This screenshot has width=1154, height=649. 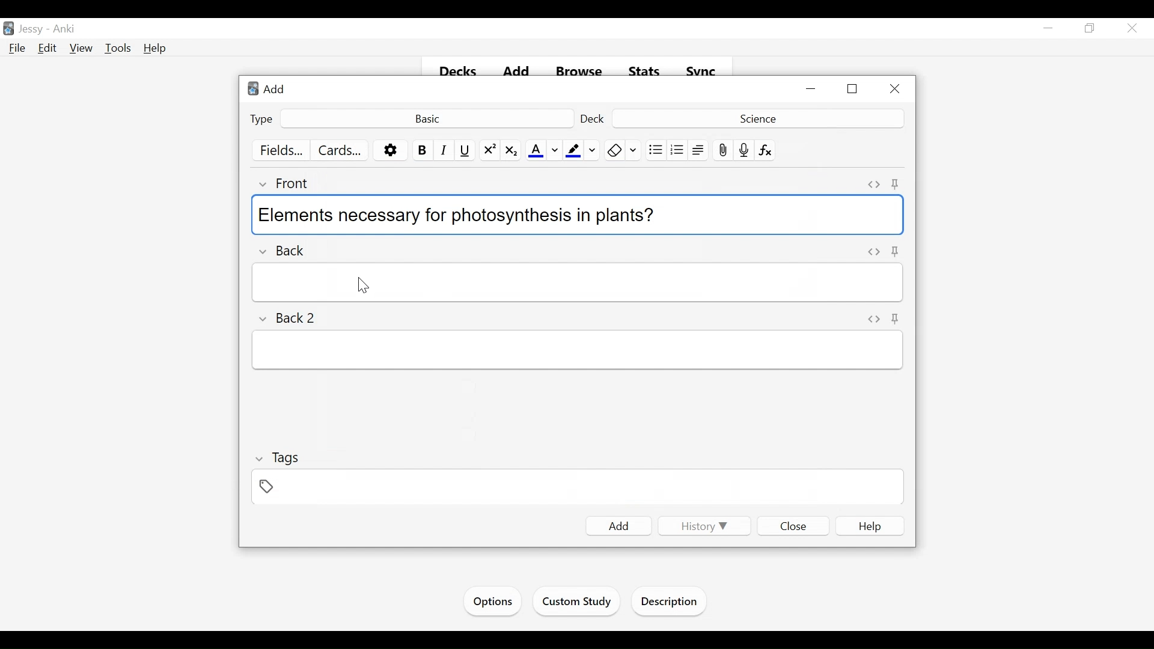 What do you see at coordinates (8, 29) in the screenshot?
I see `Anki Desktop Icon` at bounding box center [8, 29].